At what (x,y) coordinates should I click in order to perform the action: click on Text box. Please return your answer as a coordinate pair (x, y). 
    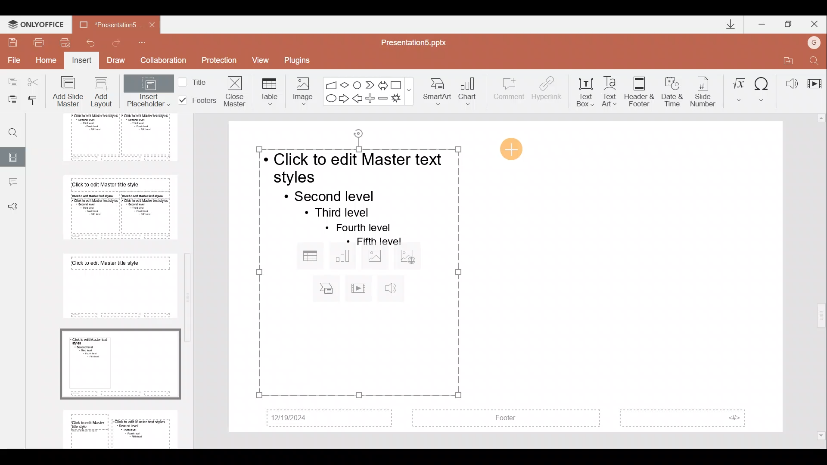
    Looking at the image, I should click on (585, 90).